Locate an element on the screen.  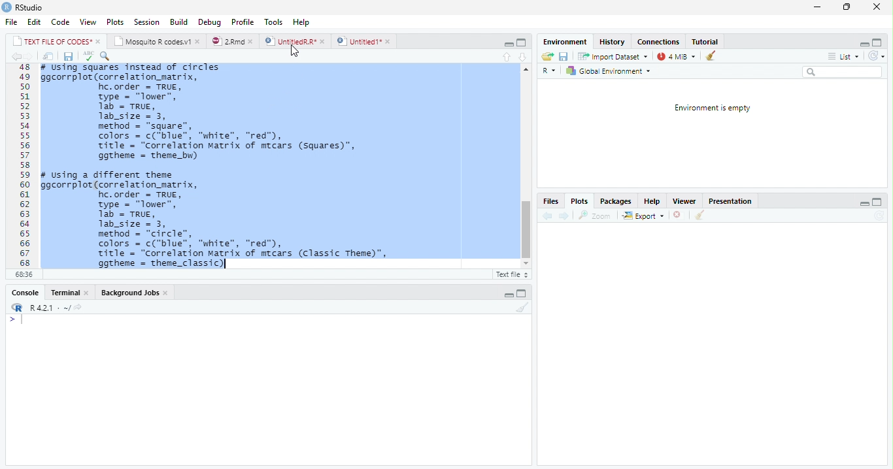
clear current plot is located at coordinates (676, 216).